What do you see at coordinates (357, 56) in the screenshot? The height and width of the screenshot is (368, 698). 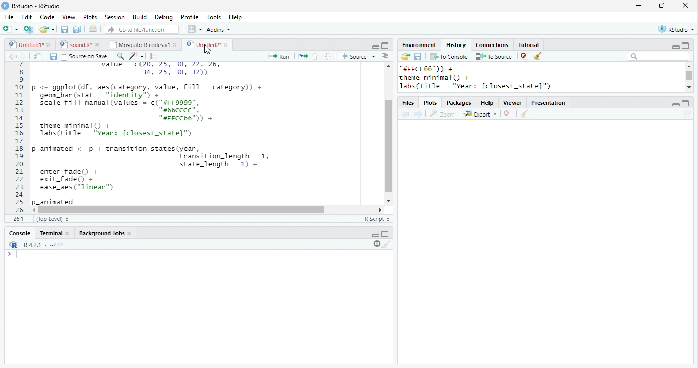 I see `Source` at bounding box center [357, 56].